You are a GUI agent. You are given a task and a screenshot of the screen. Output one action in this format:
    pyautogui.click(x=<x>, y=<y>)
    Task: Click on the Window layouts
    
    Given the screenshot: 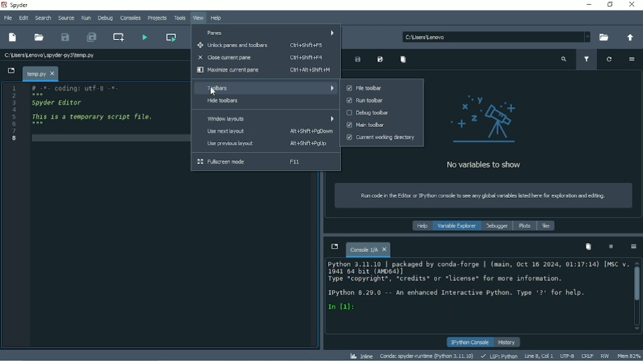 What is the action you would take?
    pyautogui.click(x=266, y=119)
    